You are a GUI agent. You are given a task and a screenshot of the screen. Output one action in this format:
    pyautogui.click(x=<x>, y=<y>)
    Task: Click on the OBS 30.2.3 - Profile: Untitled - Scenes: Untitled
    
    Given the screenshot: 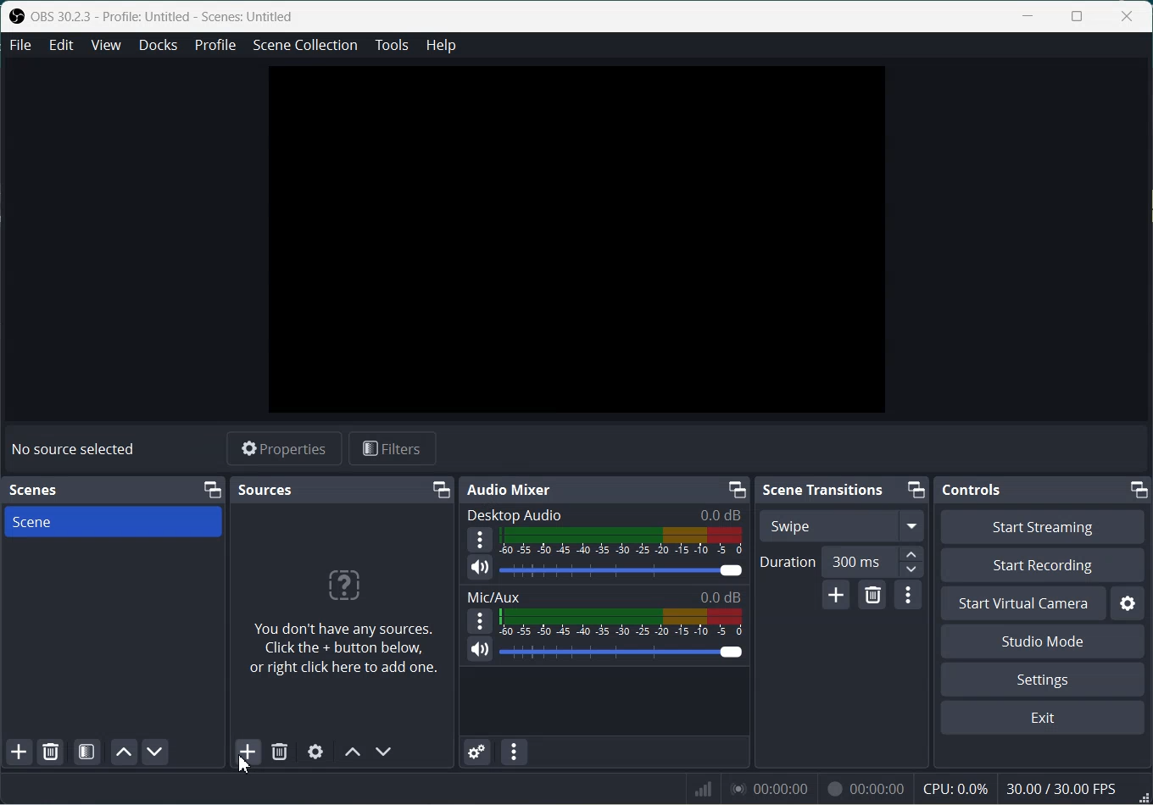 What is the action you would take?
    pyautogui.click(x=165, y=16)
    